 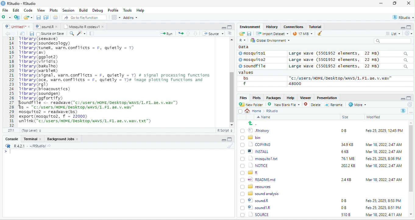 What do you see at coordinates (374, 117) in the screenshot?
I see `Modified` at bounding box center [374, 117].